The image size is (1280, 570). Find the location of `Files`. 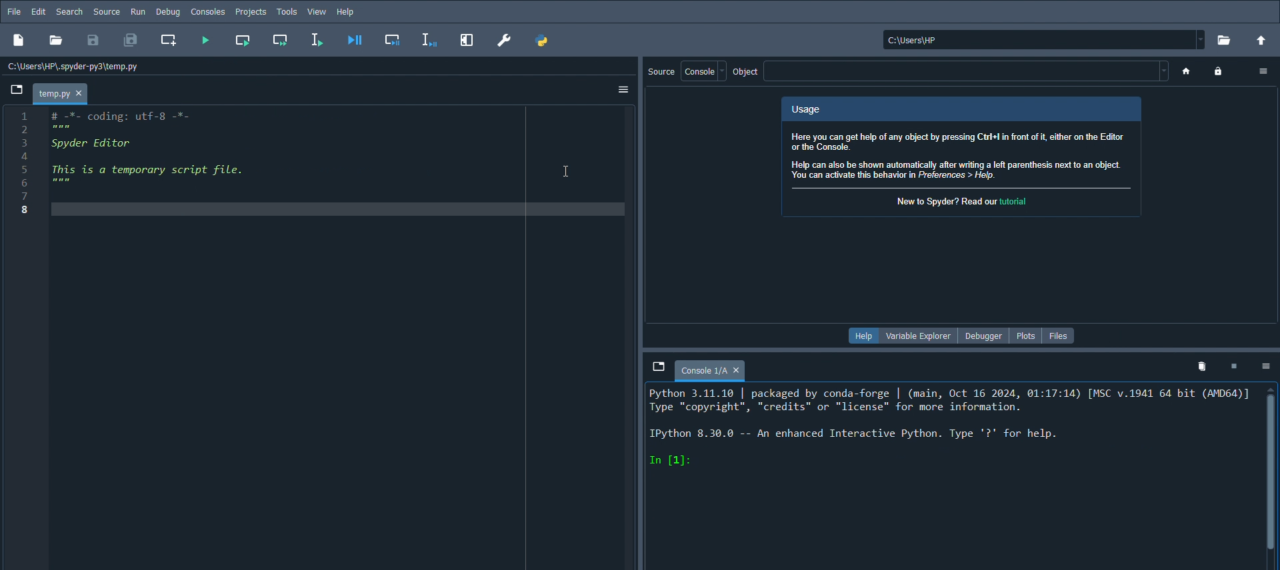

Files is located at coordinates (1057, 335).